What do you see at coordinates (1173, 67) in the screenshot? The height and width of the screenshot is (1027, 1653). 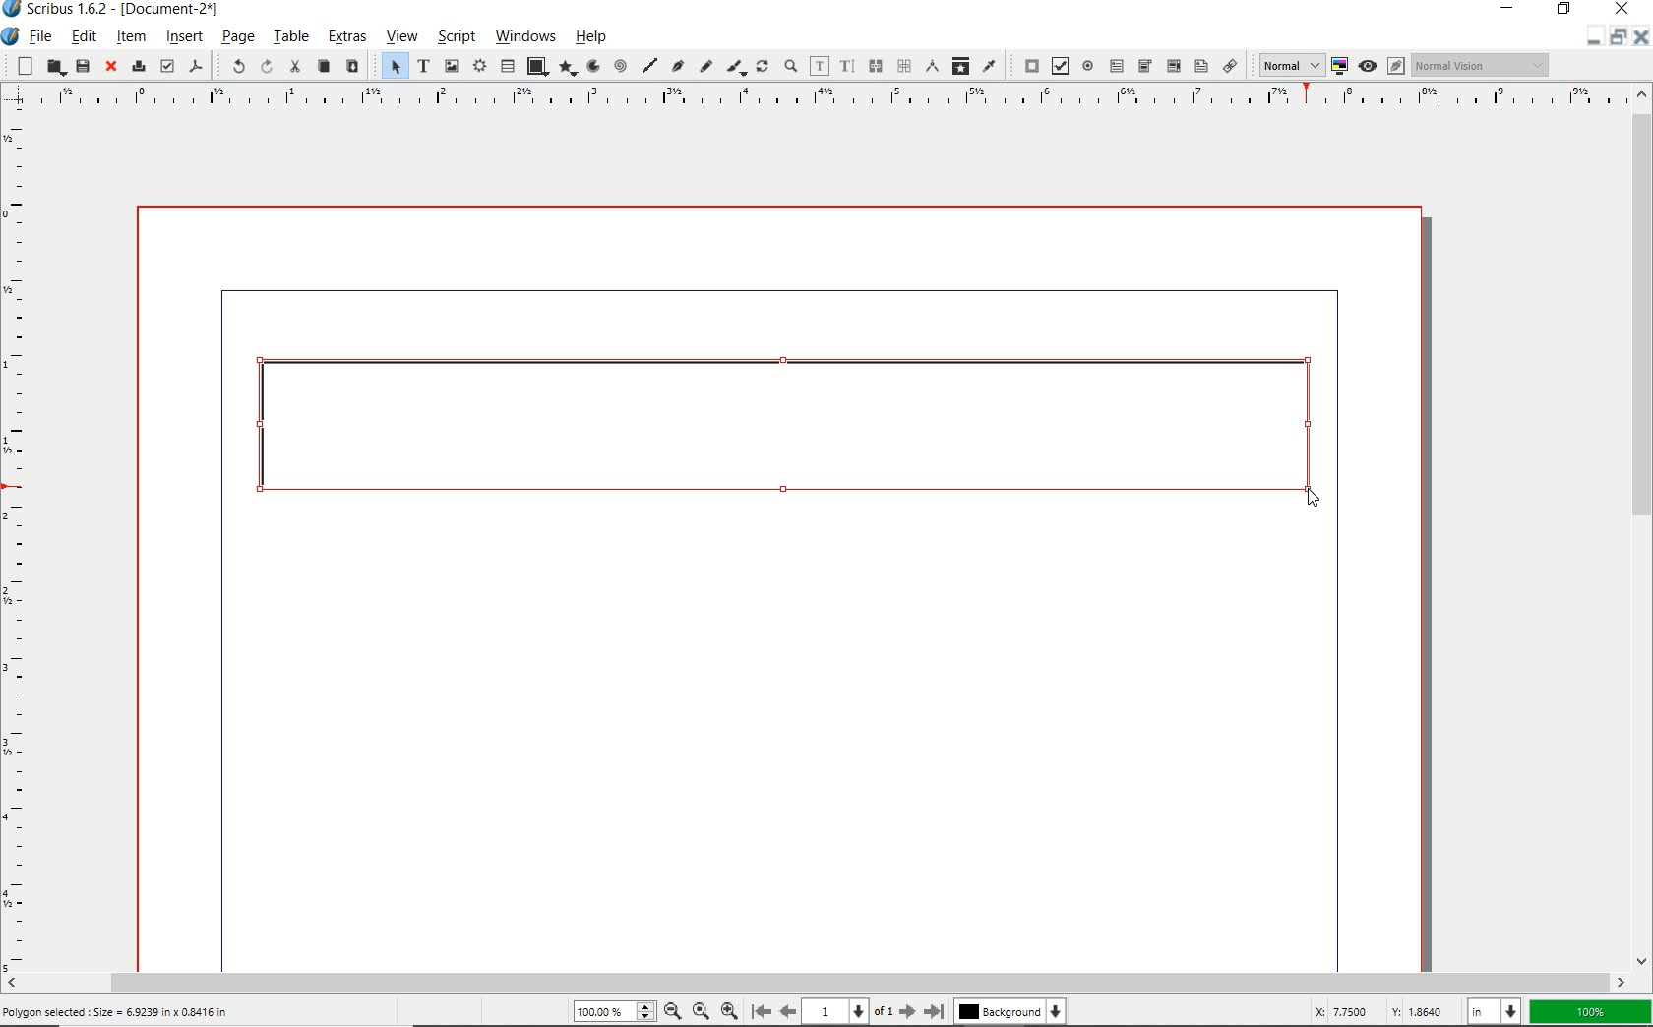 I see `pdf combo box` at bounding box center [1173, 67].